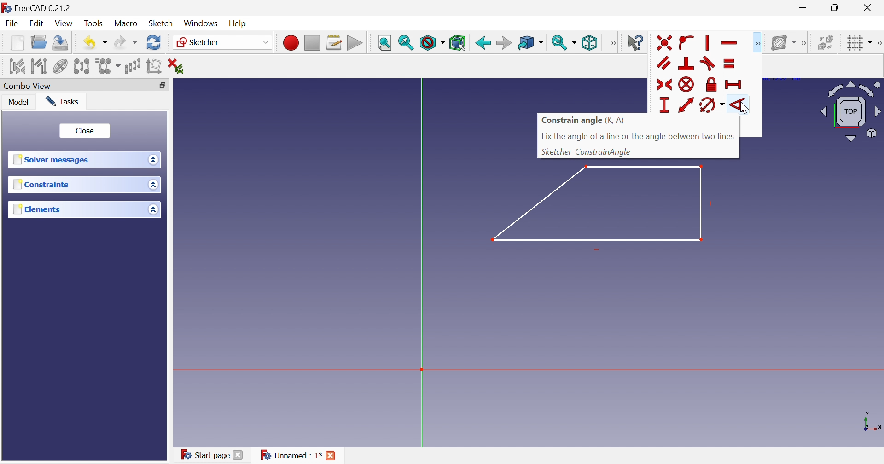 This screenshot has width=884, height=464. Describe the element at coordinates (543, 43) in the screenshot. I see `Drop Down` at that location.